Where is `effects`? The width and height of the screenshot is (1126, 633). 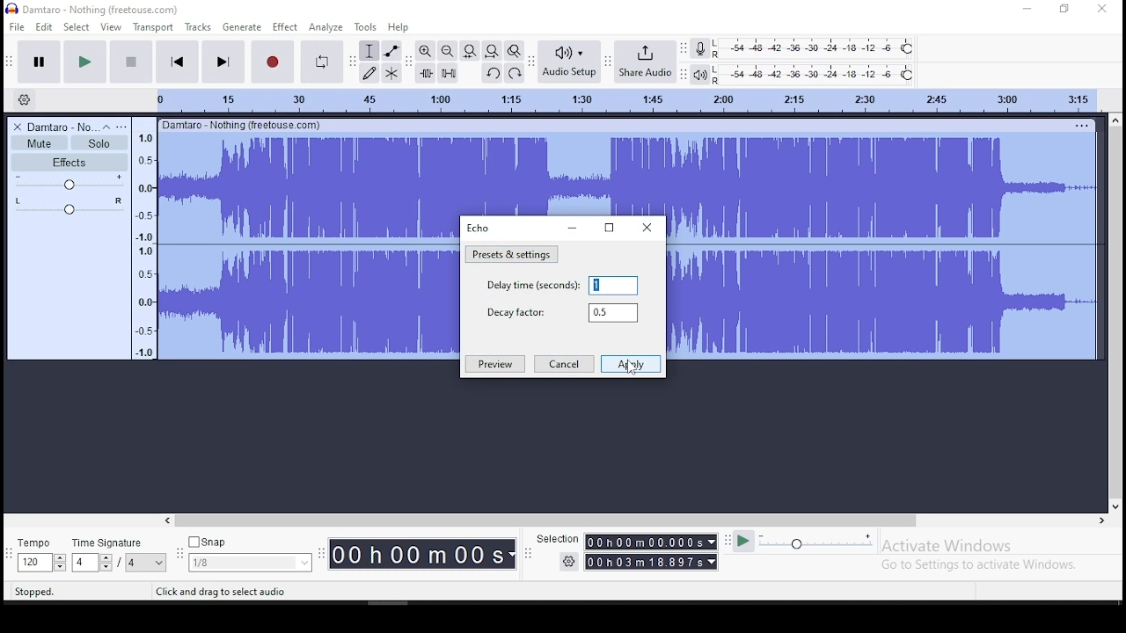 effects is located at coordinates (69, 162).